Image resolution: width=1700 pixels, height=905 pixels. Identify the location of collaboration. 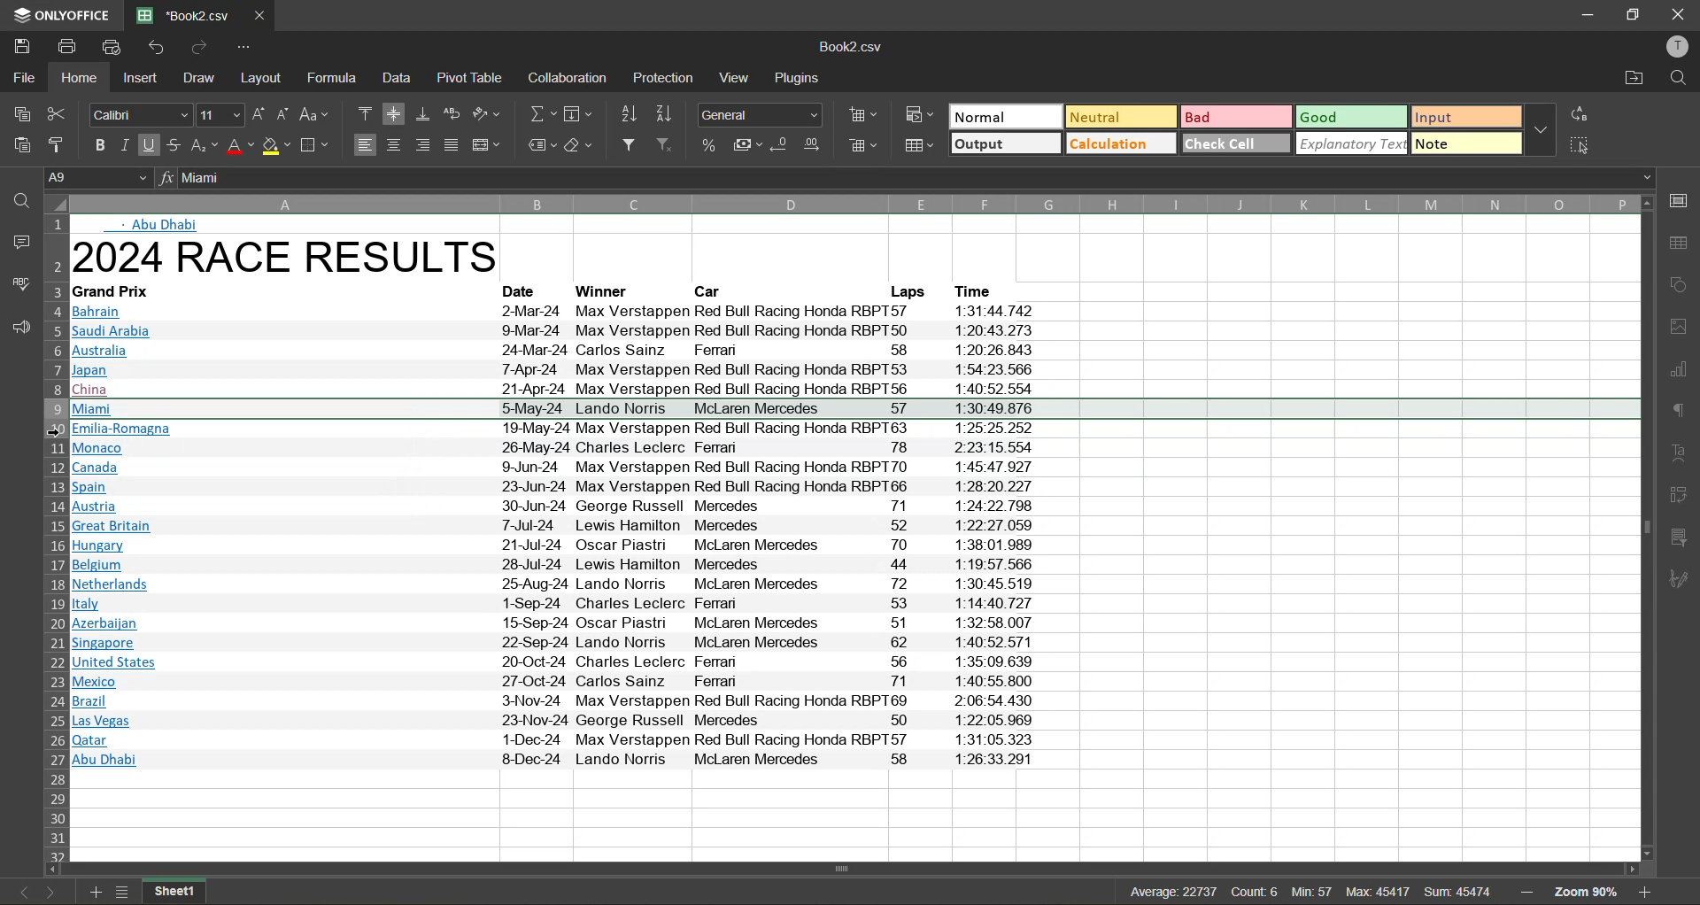
(568, 78).